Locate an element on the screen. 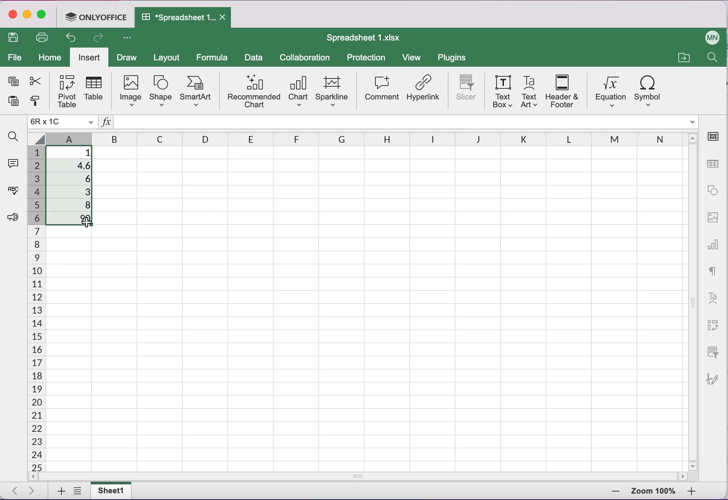 Image resolution: width=728 pixels, height=500 pixels. home is located at coordinates (51, 58).